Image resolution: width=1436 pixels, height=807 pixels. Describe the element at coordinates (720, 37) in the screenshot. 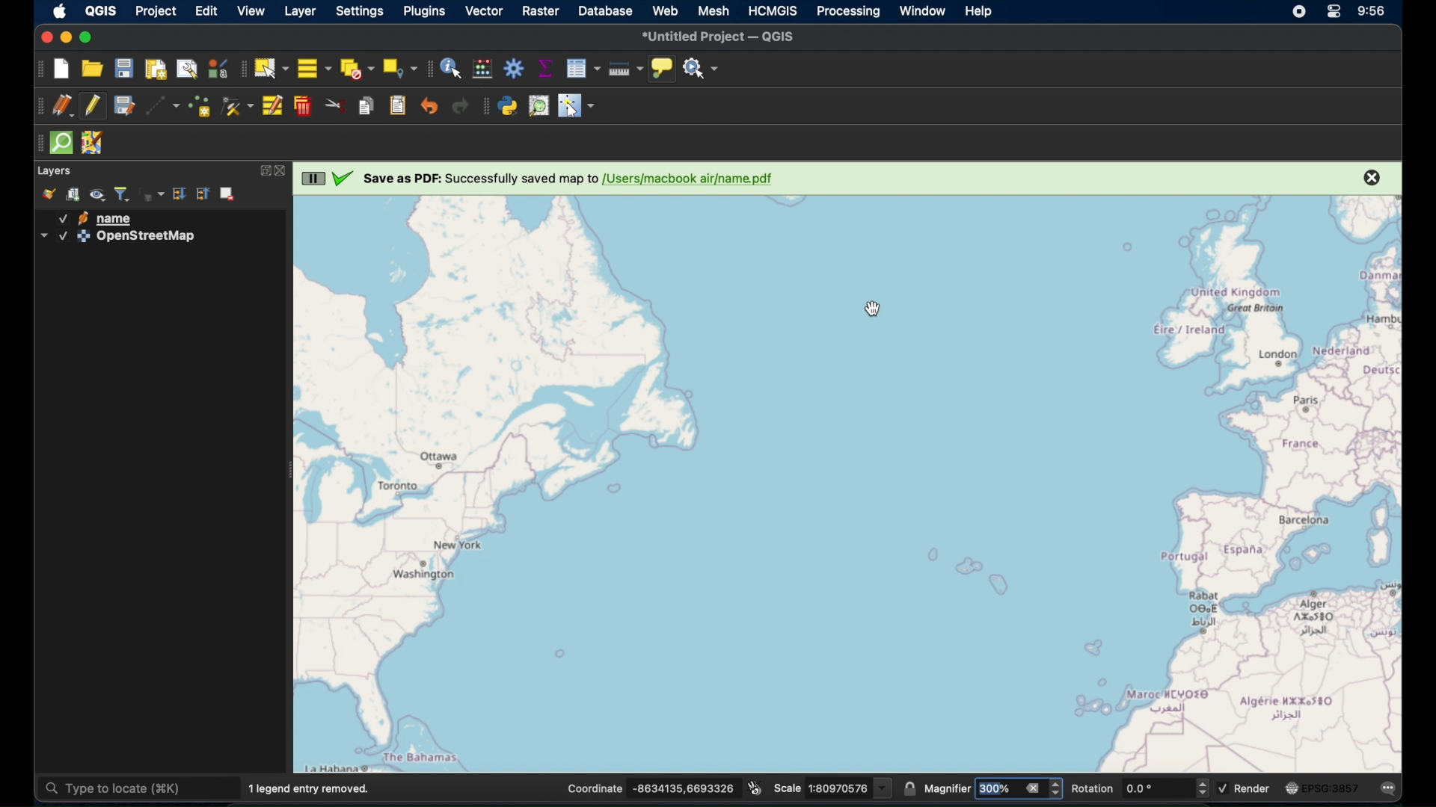

I see `untitled project - QGIS` at that location.